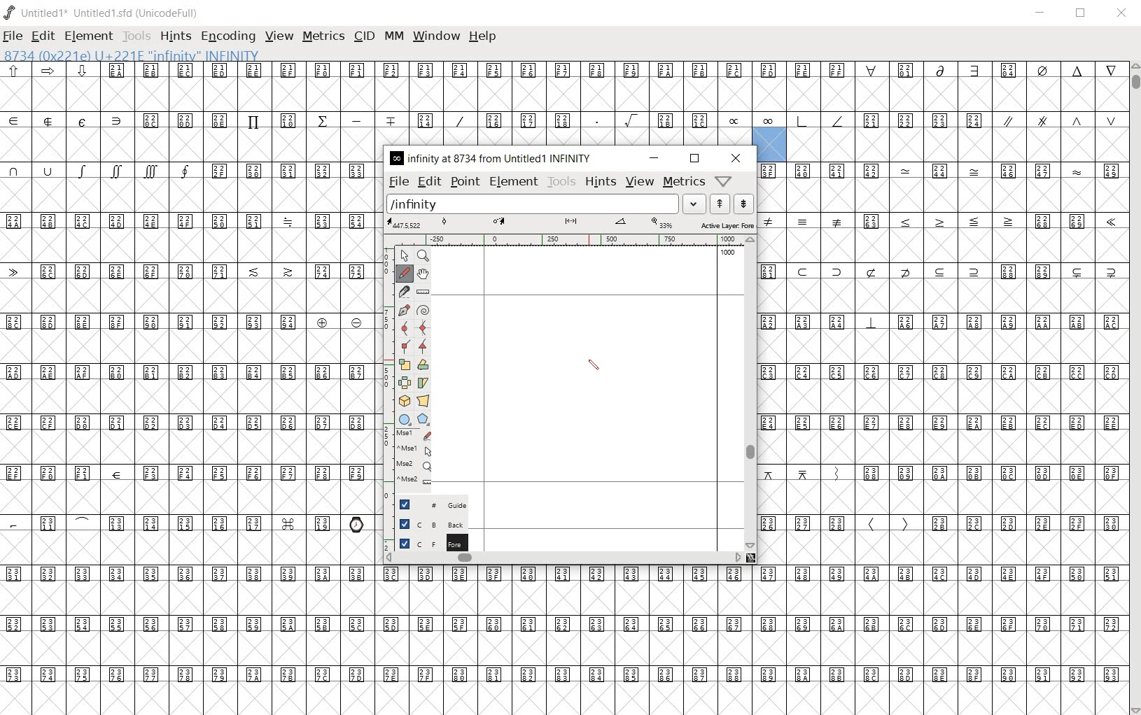 This screenshot has width=1141, height=715. Describe the element at coordinates (423, 346) in the screenshot. I see `Add a corner point` at that location.